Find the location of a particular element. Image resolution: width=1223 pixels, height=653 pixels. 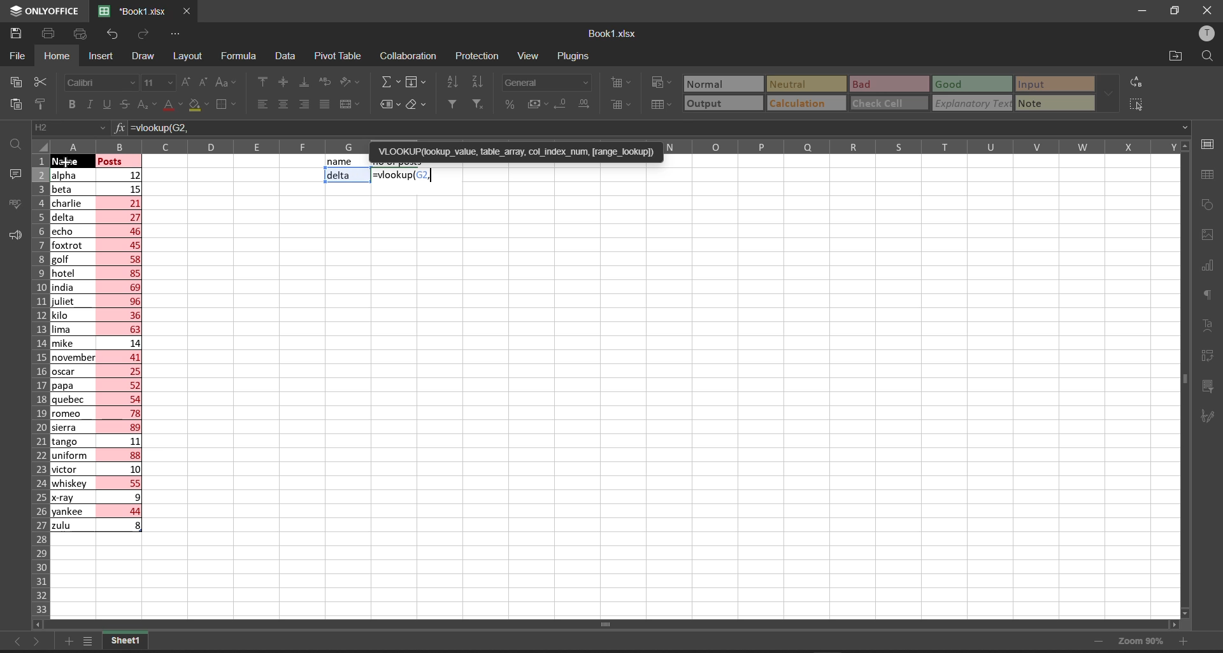

subscript\superscript is located at coordinates (146, 102).